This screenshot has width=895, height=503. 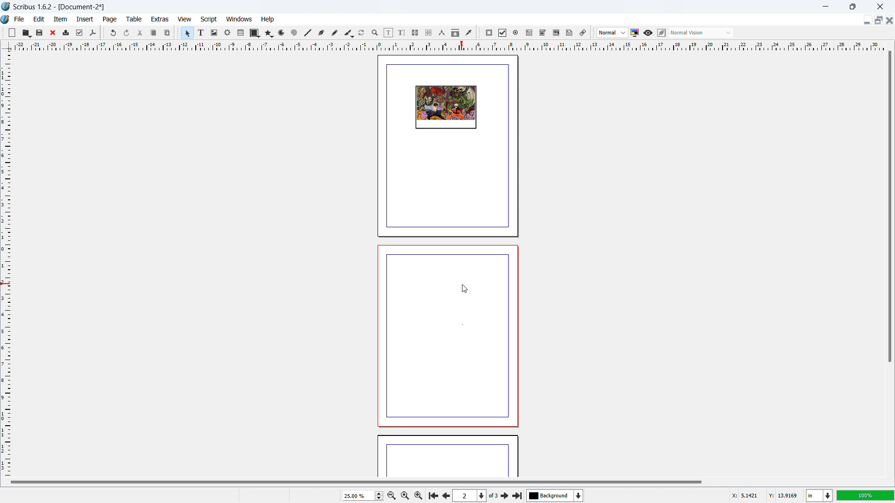 I want to click on pdf text field, so click(x=530, y=33).